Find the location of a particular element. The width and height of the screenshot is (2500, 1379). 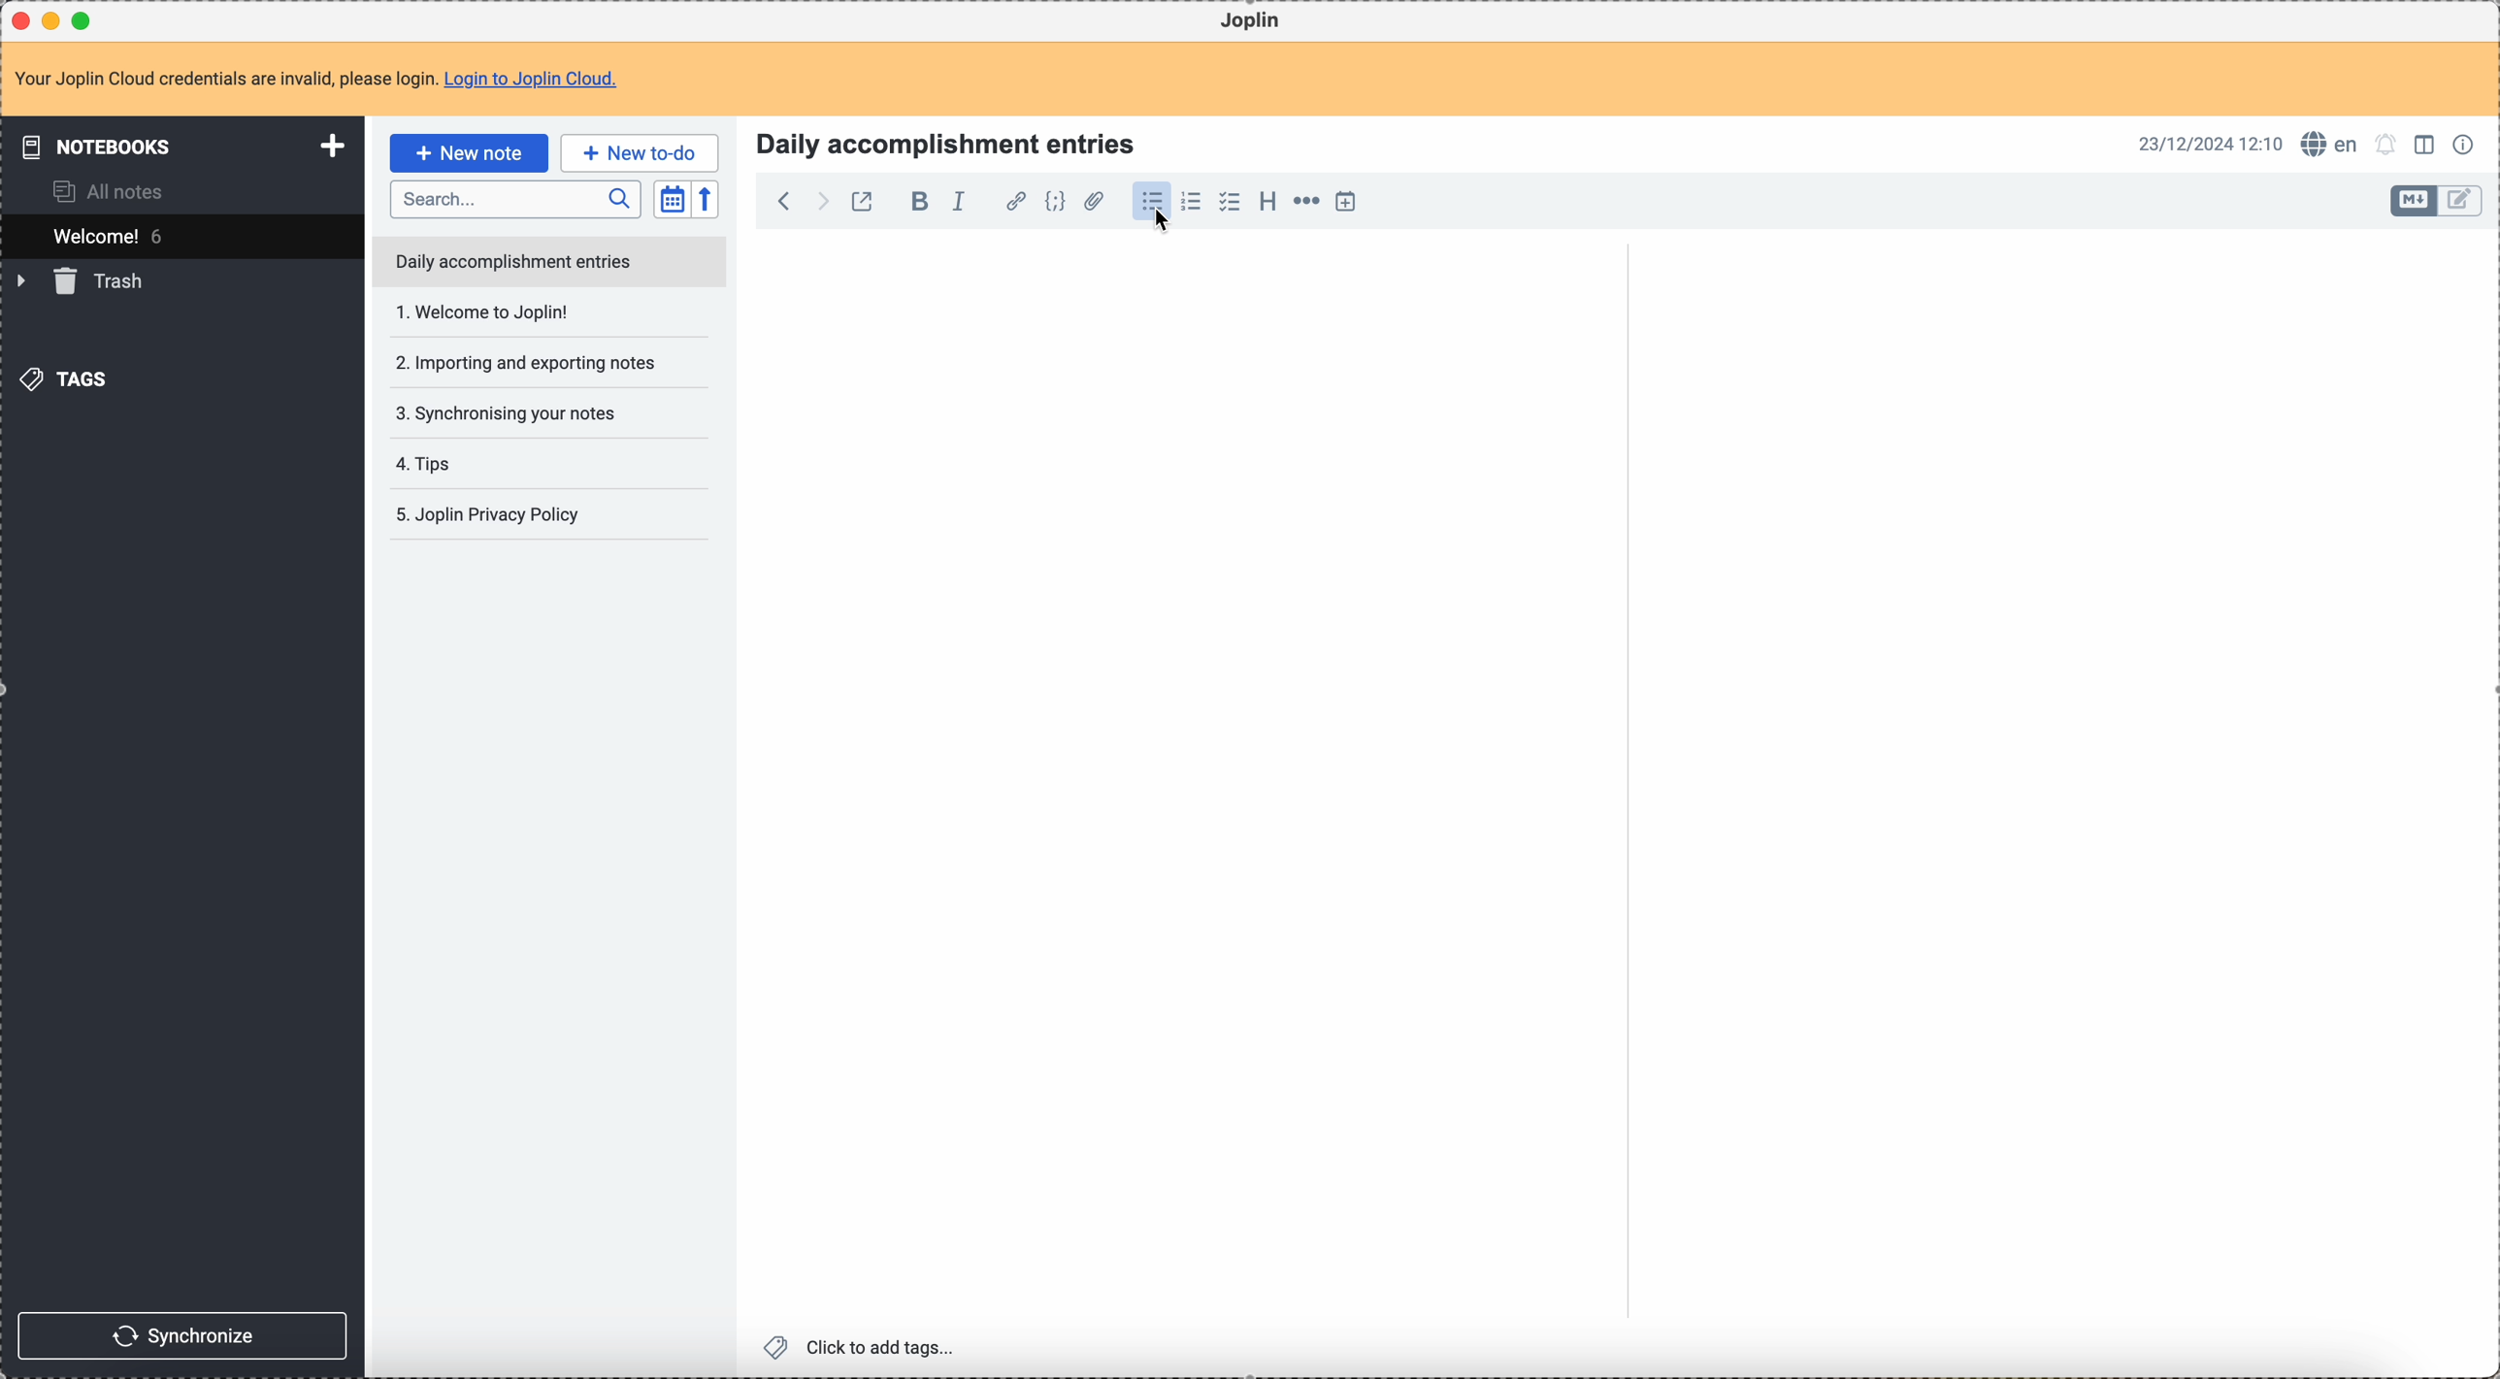

body  is located at coordinates (1178, 783).